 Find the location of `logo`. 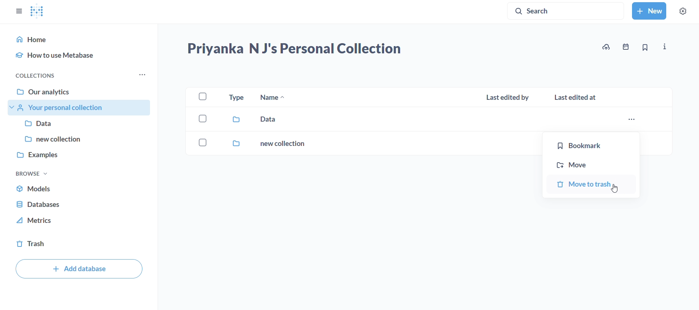

logo is located at coordinates (38, 12).